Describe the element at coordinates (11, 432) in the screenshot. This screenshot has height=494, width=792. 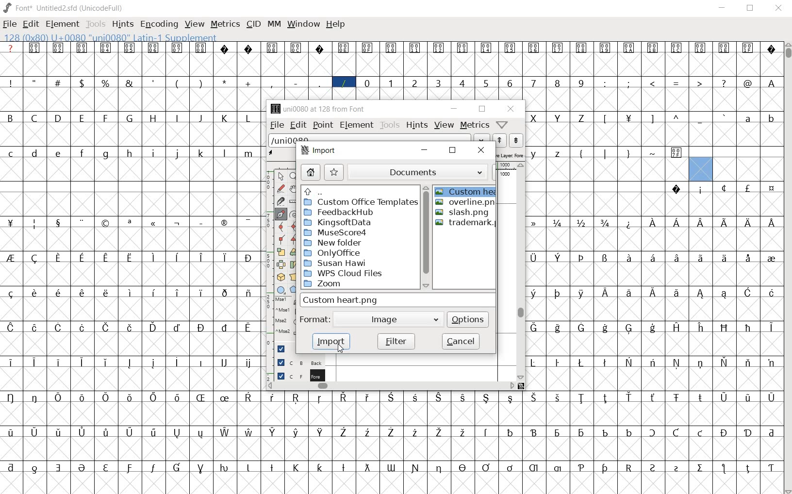
I see `glyph` at that location.